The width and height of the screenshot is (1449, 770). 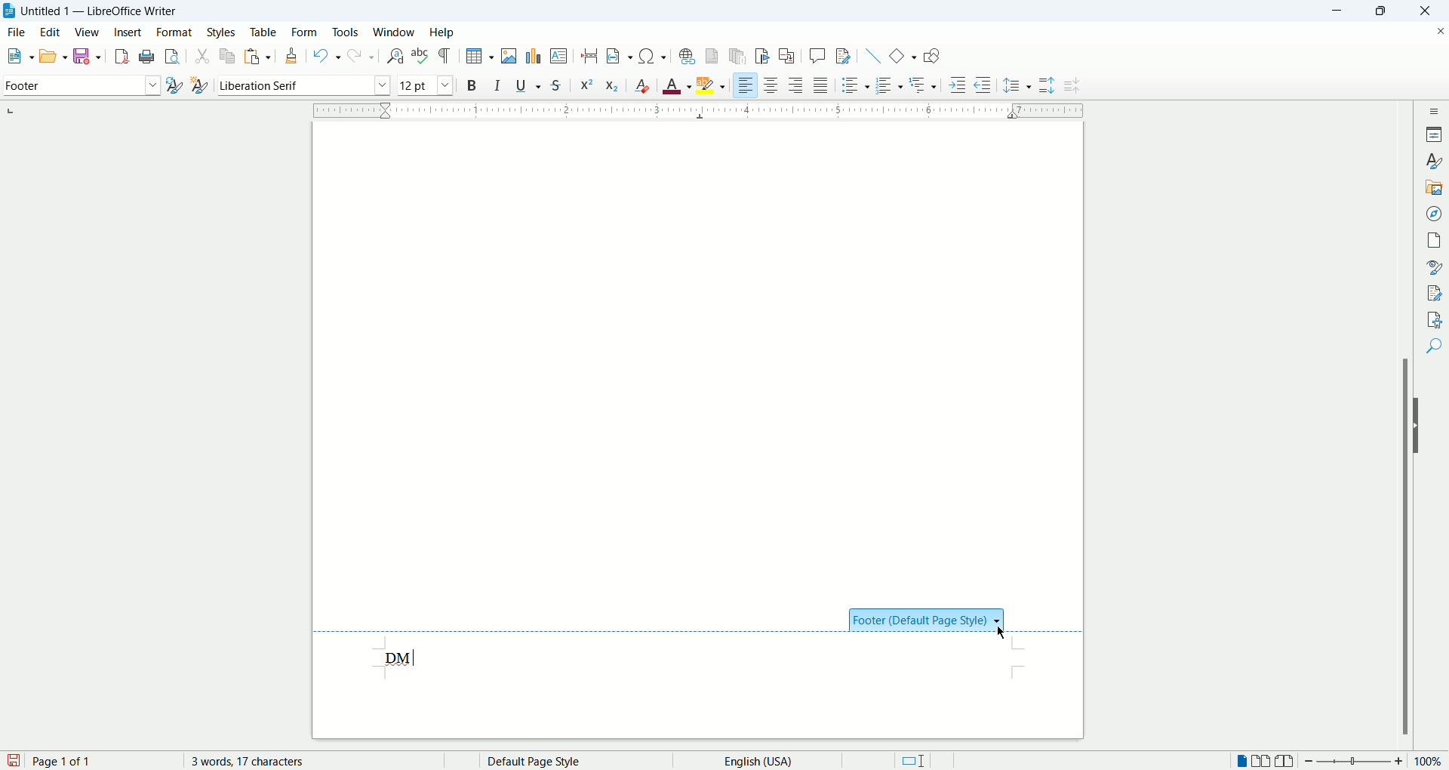 What do you see at coordinates (817, 55) in the screenshot?
I see `insert comment` at bounding box center [817, 55].